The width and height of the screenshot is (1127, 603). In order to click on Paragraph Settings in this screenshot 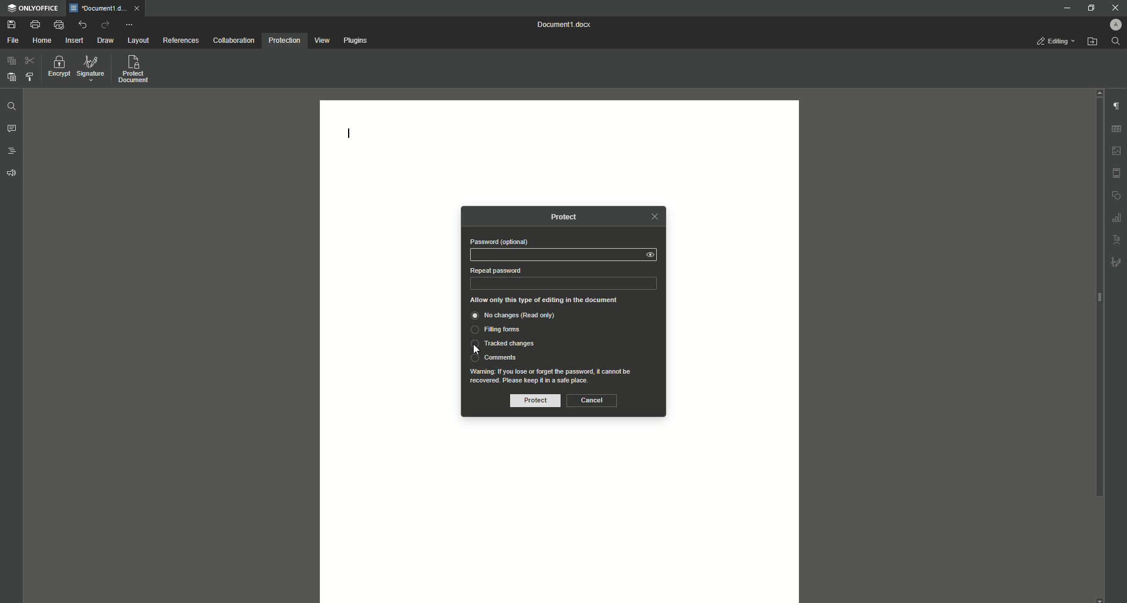, I will do `click(1116, 107)`.